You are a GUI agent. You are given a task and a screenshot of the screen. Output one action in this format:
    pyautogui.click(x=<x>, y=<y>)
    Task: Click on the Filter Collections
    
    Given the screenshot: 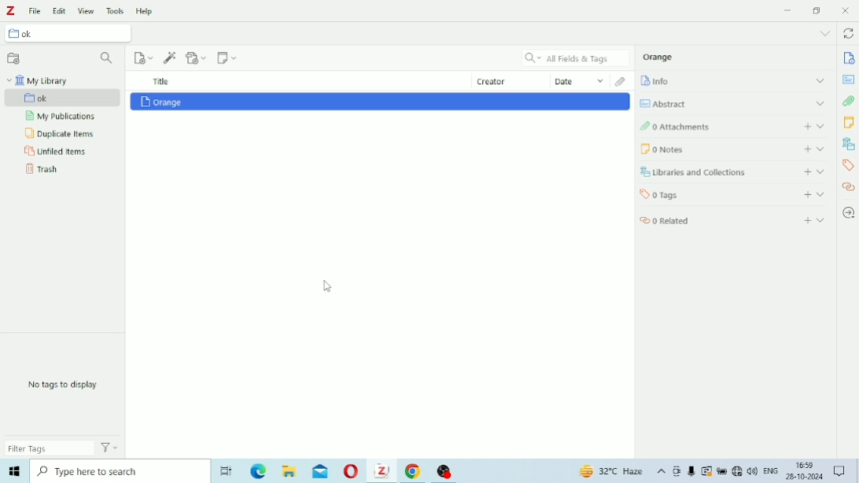 What is the action you would take?
    pyautogui.click(x=108, y=59)
    